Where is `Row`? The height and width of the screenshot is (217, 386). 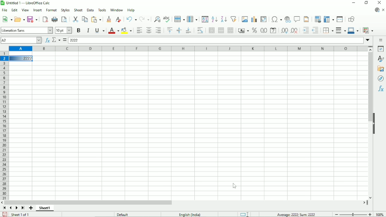 Row is located at coordinates (180, 19).